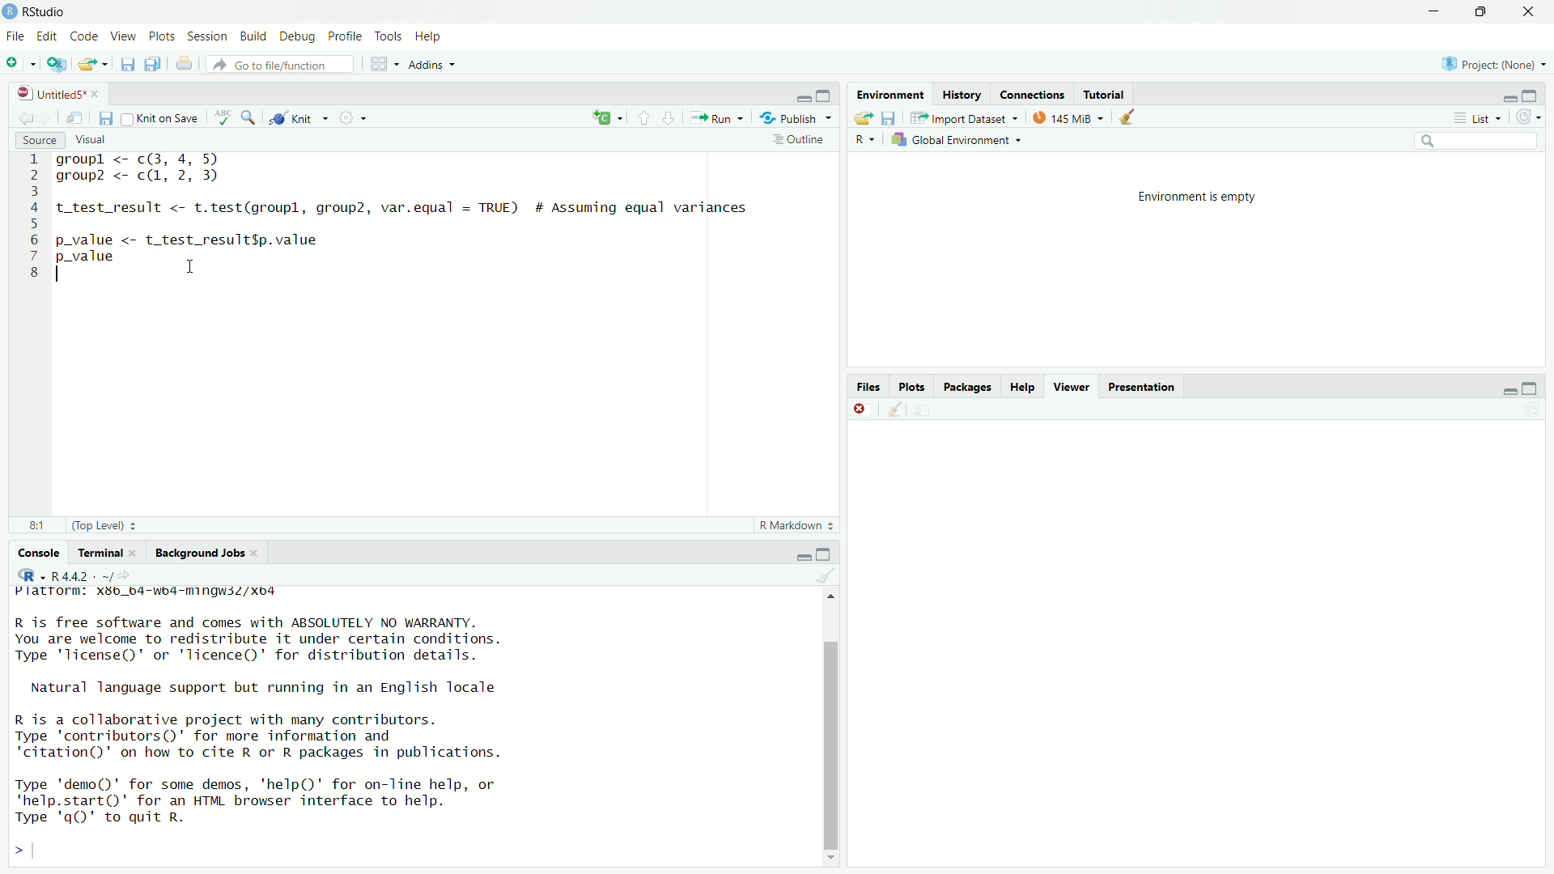 The width and height of the screenshot is (1554, 874). I want to click on (Top Level) =, so click(100, 525).